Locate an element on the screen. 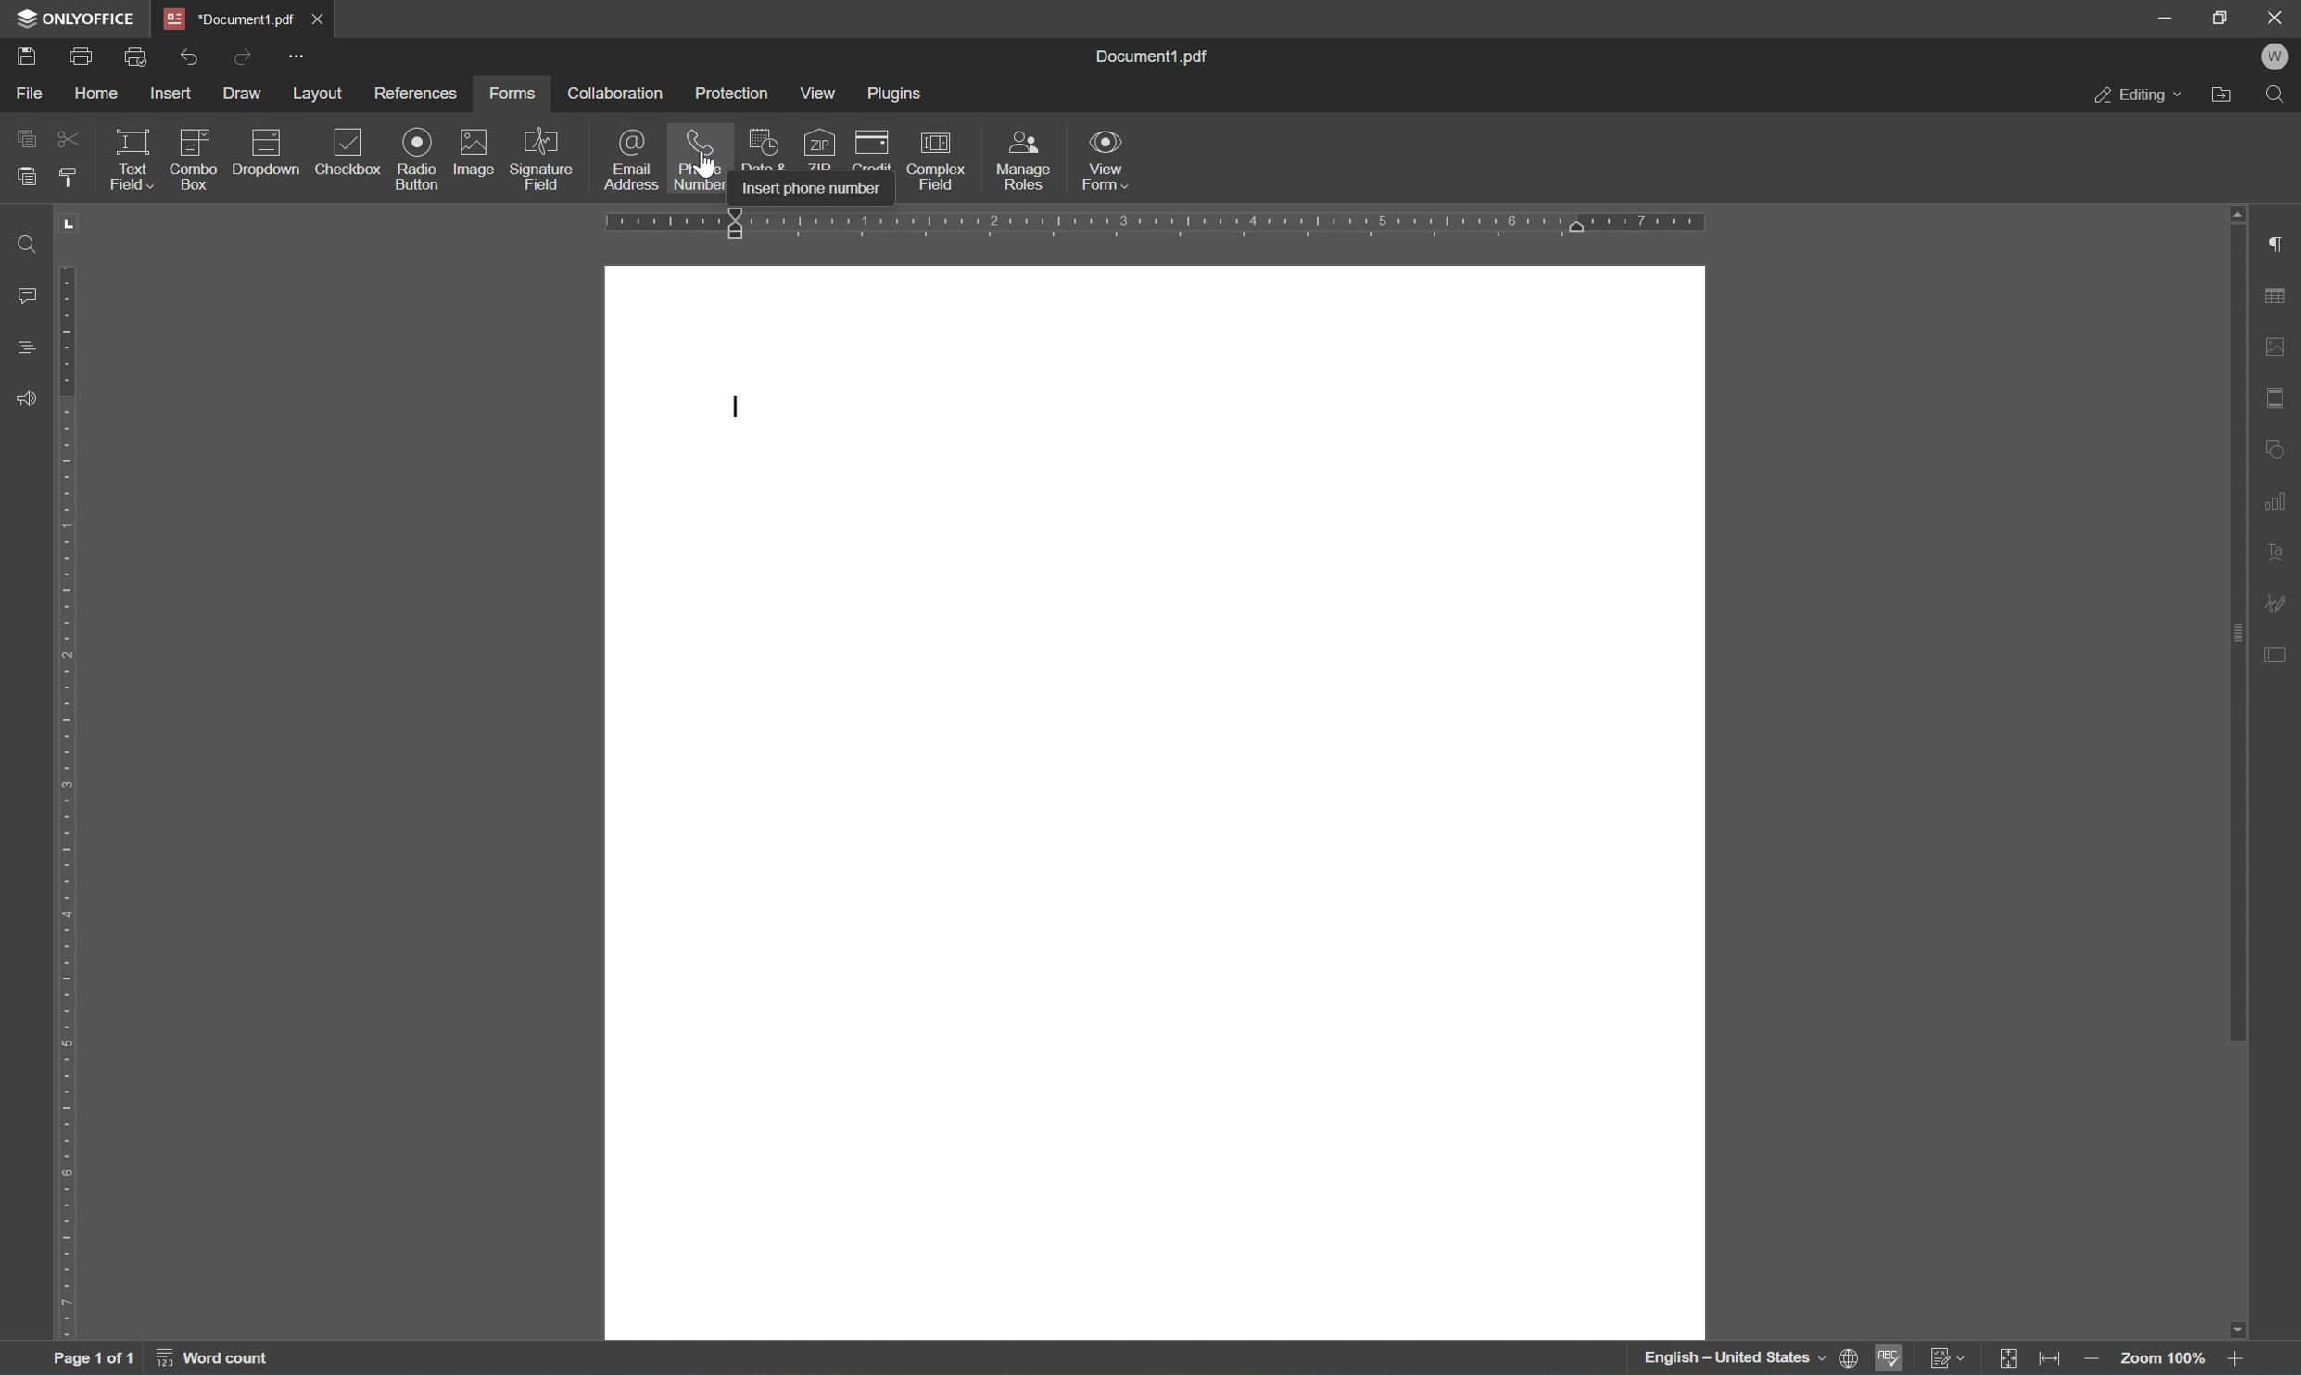 The height and width of the screenshot is (1375, 2301). view form is located at coordinates (1106, 158).